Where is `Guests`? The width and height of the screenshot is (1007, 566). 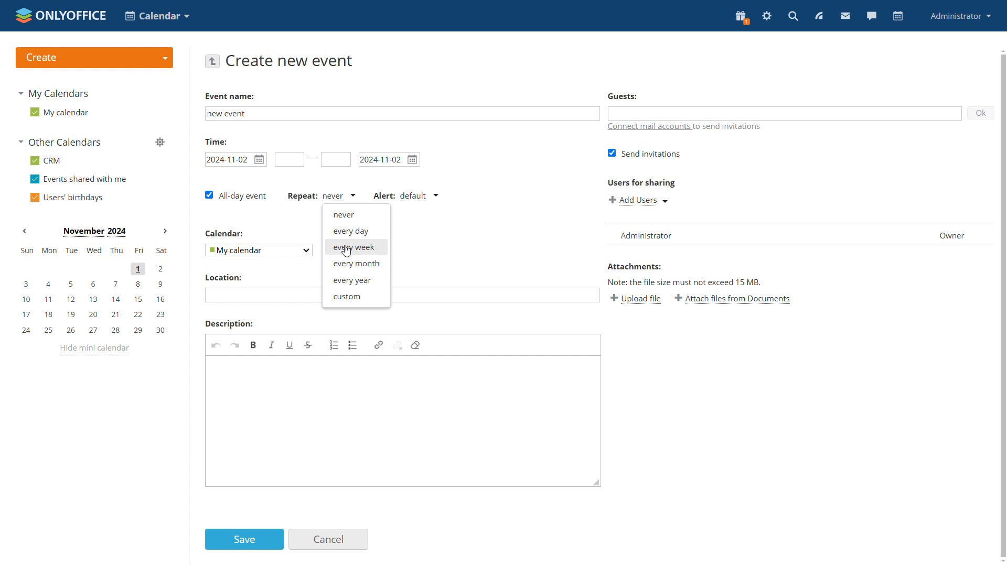
Guests is located at coordinates (623, 96).